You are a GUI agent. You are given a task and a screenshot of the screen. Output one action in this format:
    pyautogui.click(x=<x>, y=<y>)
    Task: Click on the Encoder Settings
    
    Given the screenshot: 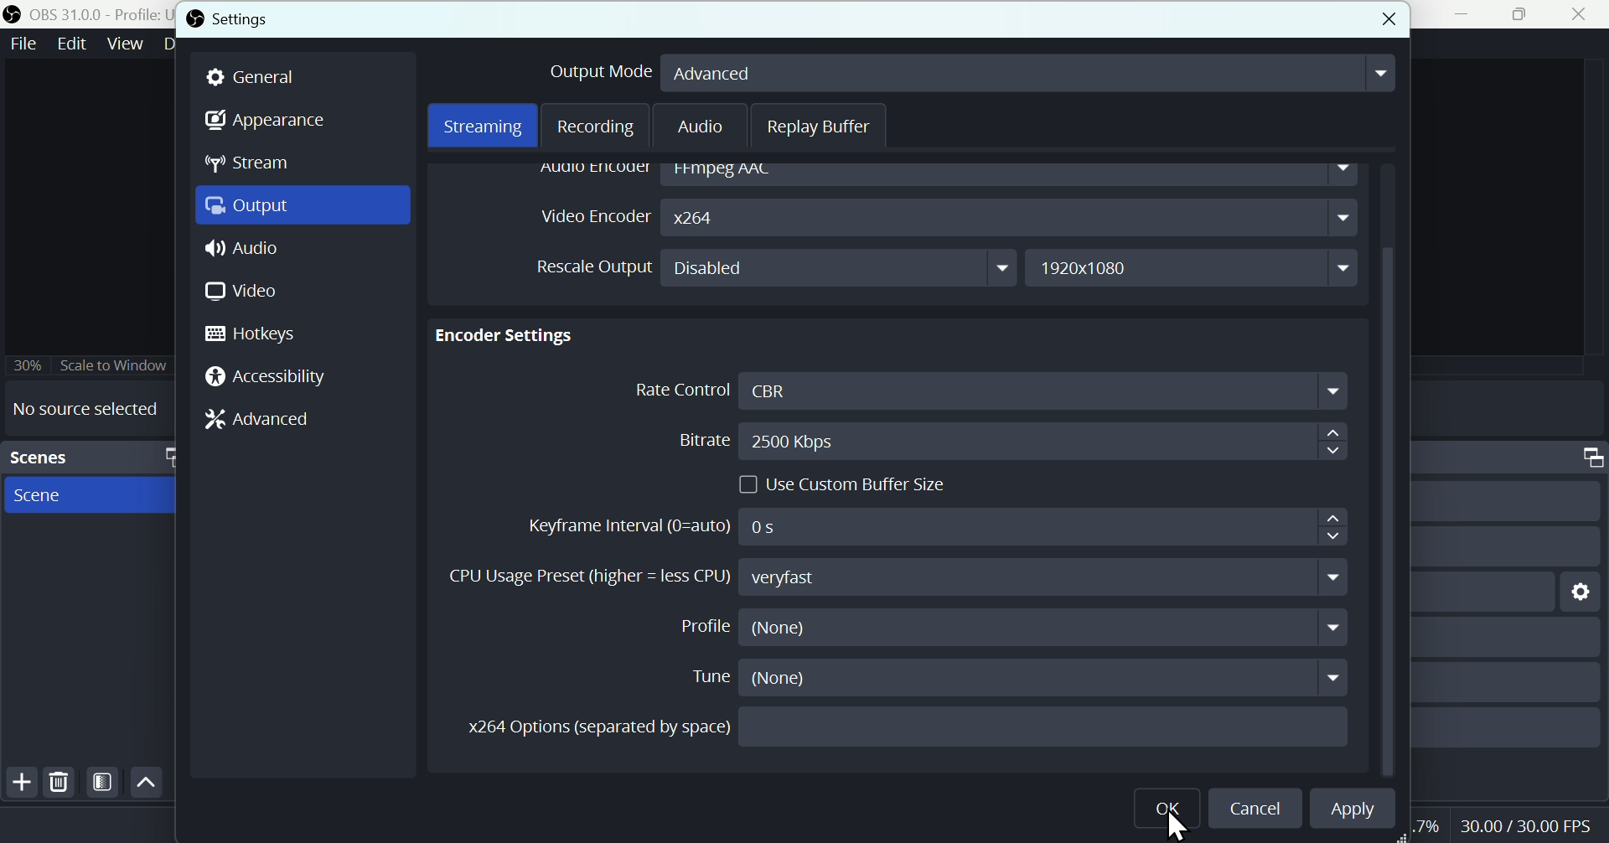 What is the action you would take?
    pyautogui.click(x=511, y=335)
    